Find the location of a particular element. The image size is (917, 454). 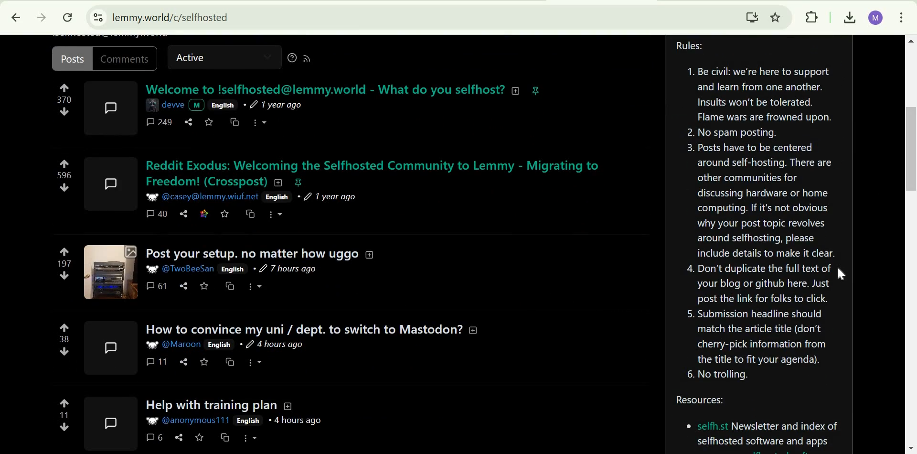

save is located at coordinates (209, 123).